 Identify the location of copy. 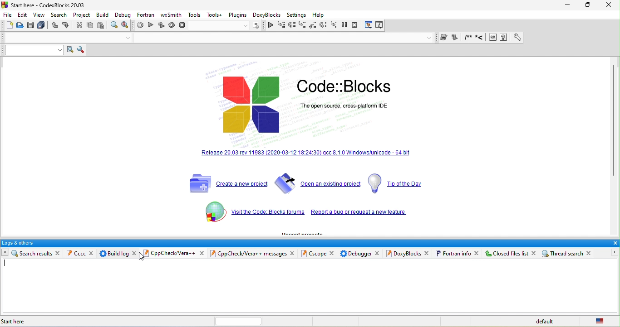
(90, 26).